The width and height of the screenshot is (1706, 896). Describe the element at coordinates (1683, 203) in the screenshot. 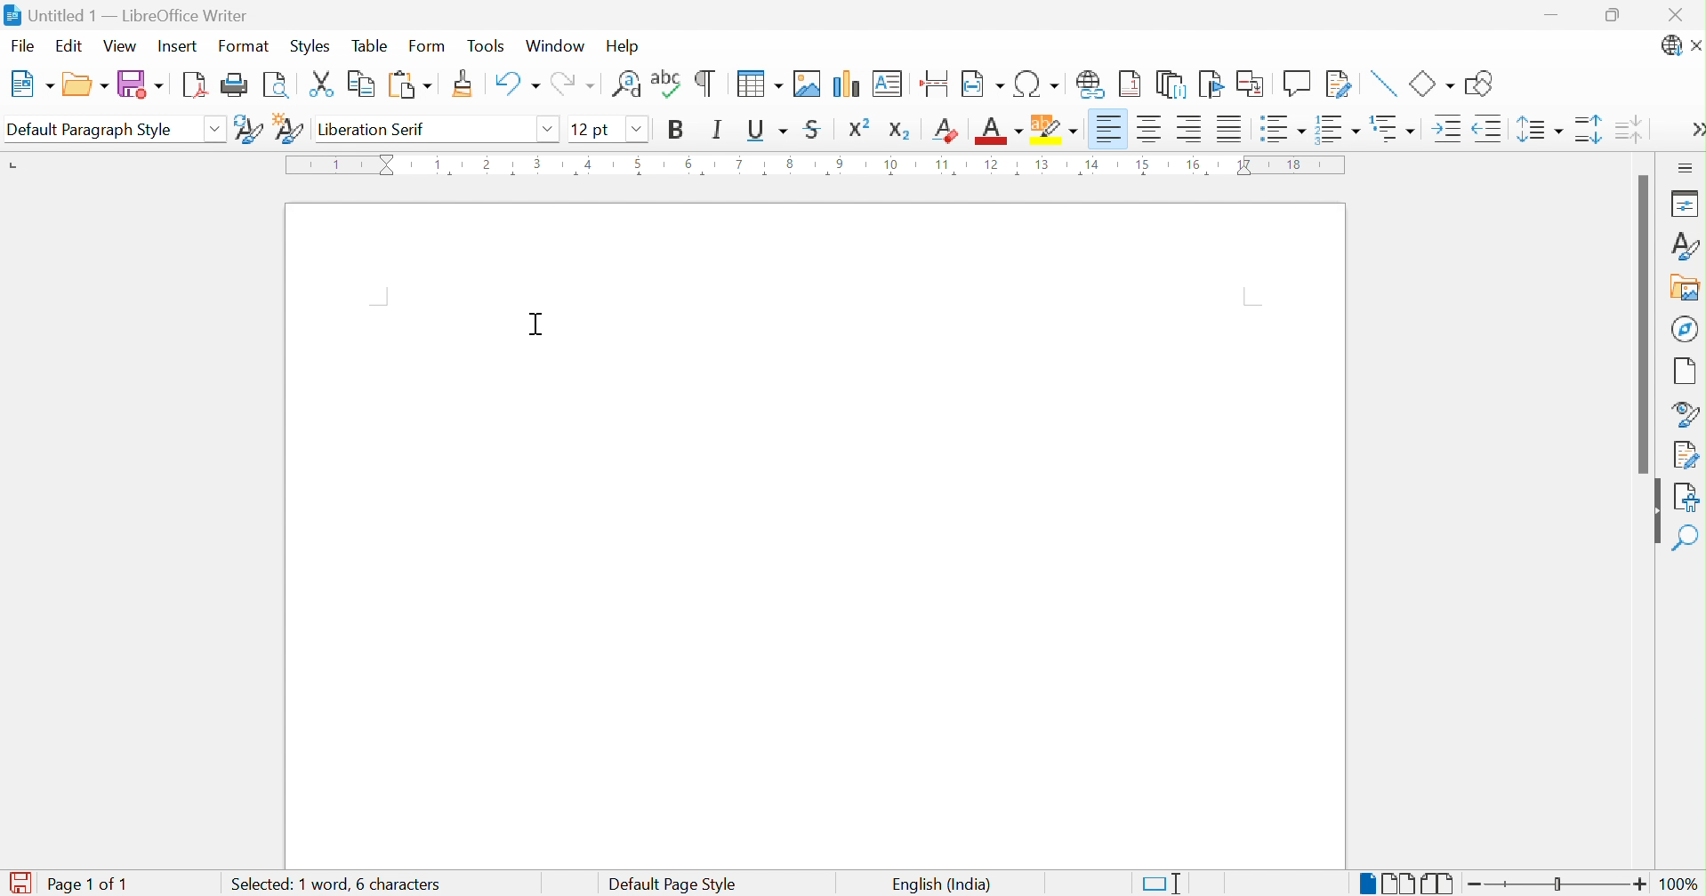

I see `Properties` at that location.